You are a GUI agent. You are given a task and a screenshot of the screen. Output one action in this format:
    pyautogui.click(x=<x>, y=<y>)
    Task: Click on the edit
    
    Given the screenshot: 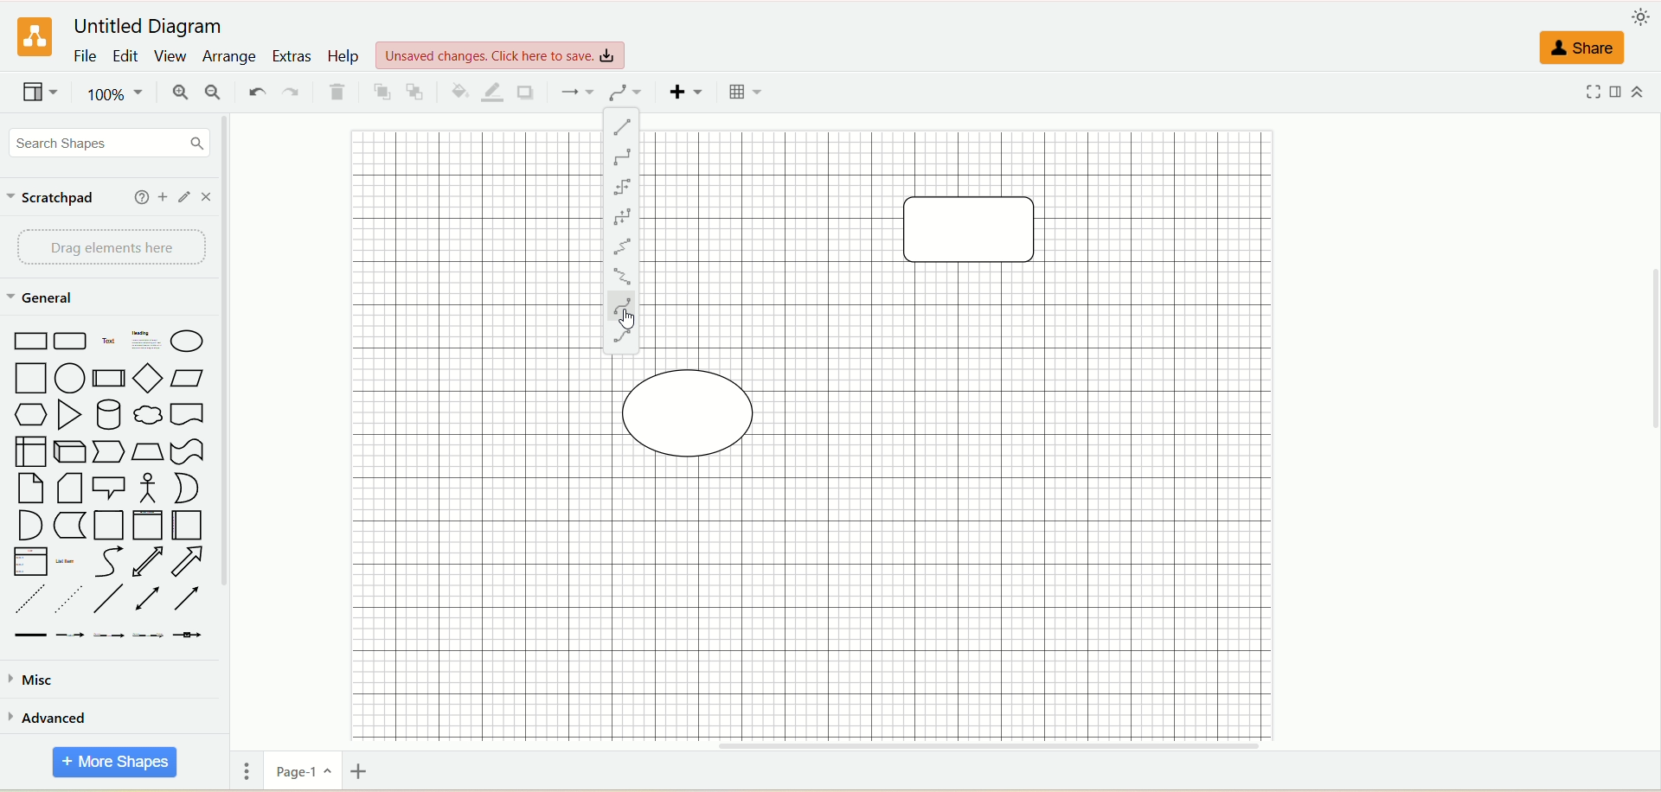 What is the action you would take?
    pyautogui.click(x=185, y=195)
    